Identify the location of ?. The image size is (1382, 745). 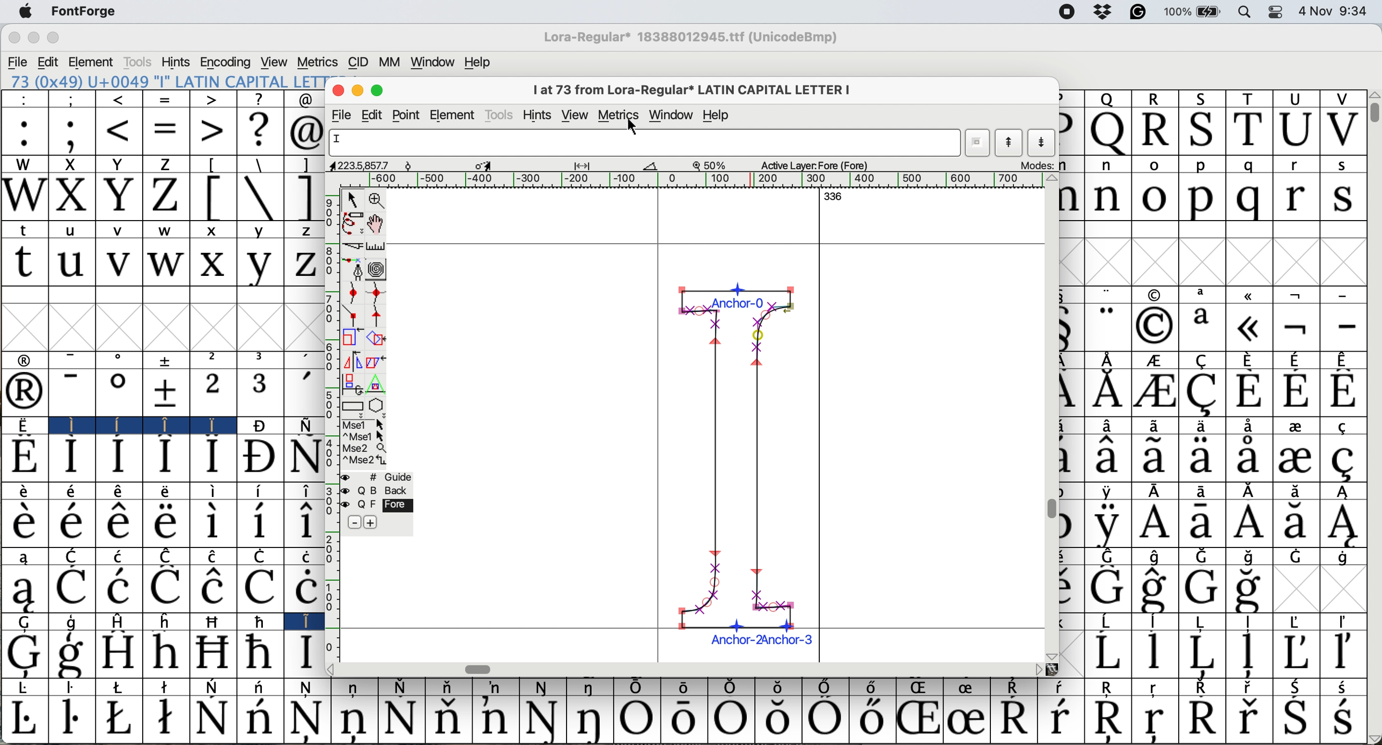
(260, 130).